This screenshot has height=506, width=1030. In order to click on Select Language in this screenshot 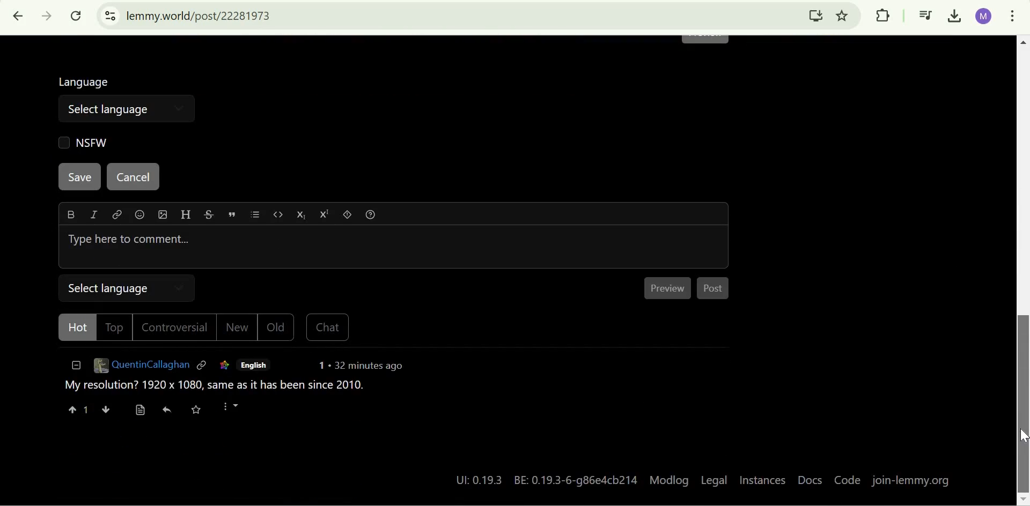, I will do `click(130, 287)`.